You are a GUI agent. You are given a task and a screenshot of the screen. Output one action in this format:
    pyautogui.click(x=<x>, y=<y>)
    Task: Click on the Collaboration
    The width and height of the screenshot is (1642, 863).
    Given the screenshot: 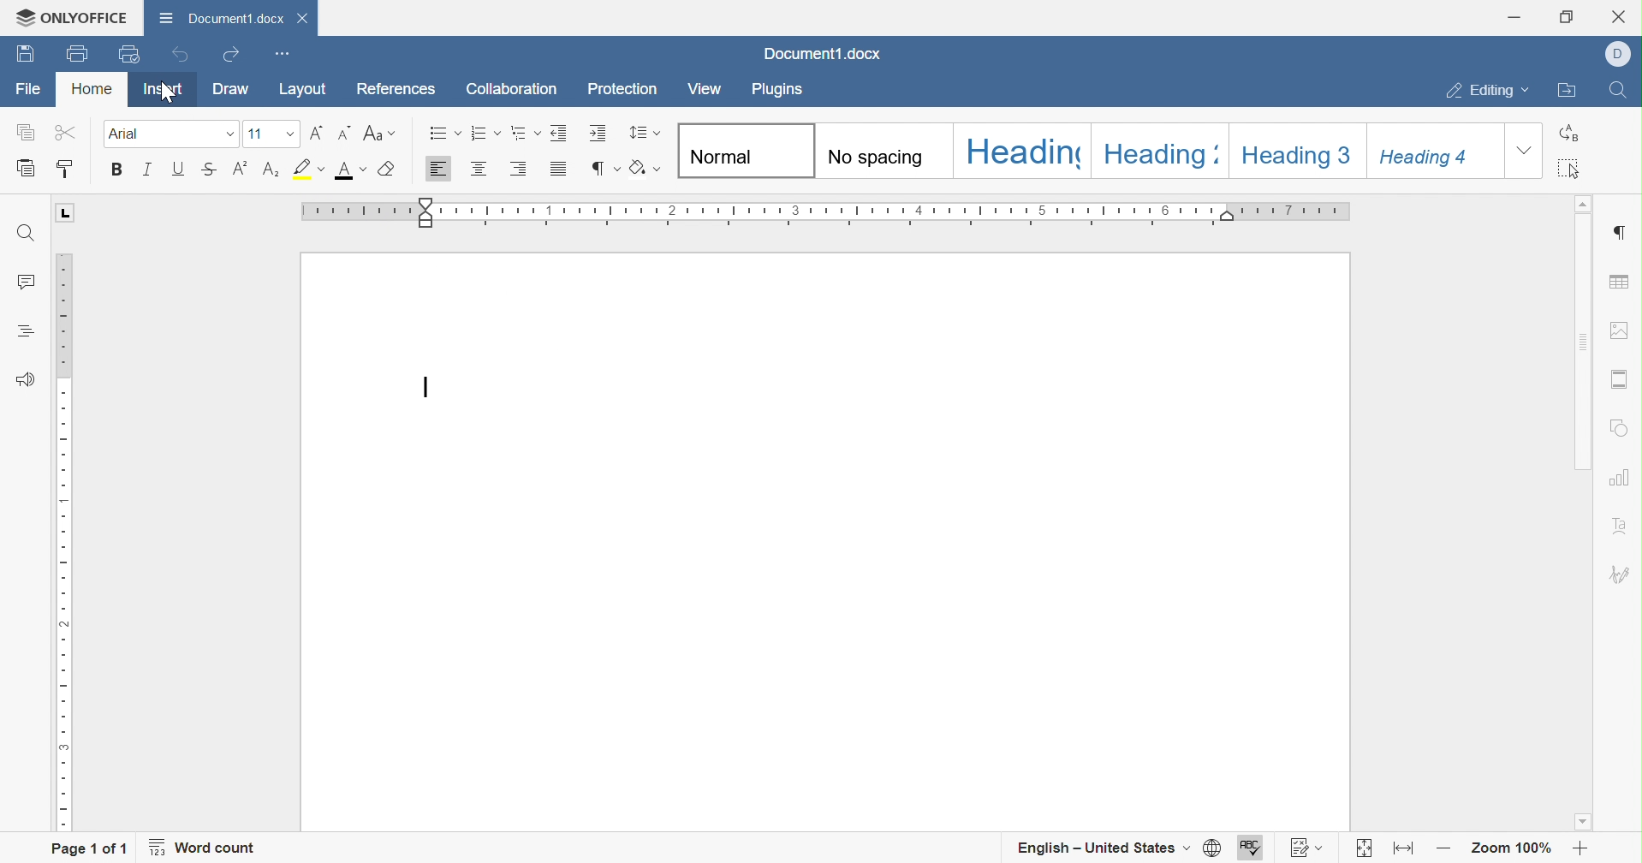 What is the action you would take?
    pyautogui.click(x=510, y=88)
    